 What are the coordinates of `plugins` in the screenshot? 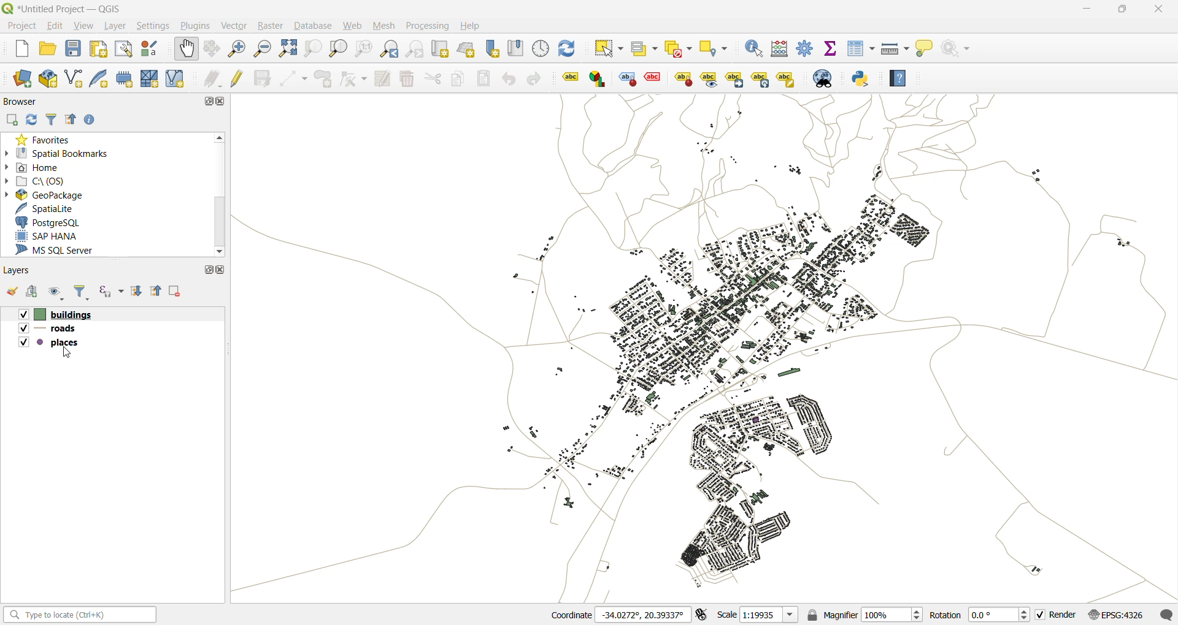 It's located at (198, 28).